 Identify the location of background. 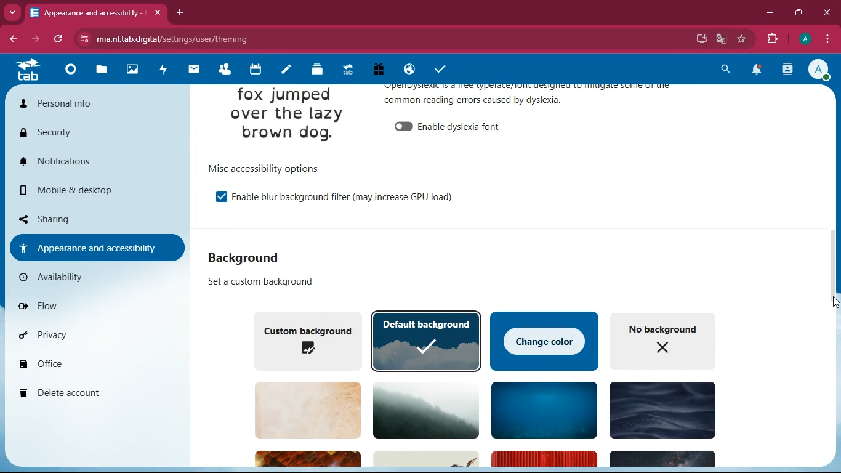
(661, 410).